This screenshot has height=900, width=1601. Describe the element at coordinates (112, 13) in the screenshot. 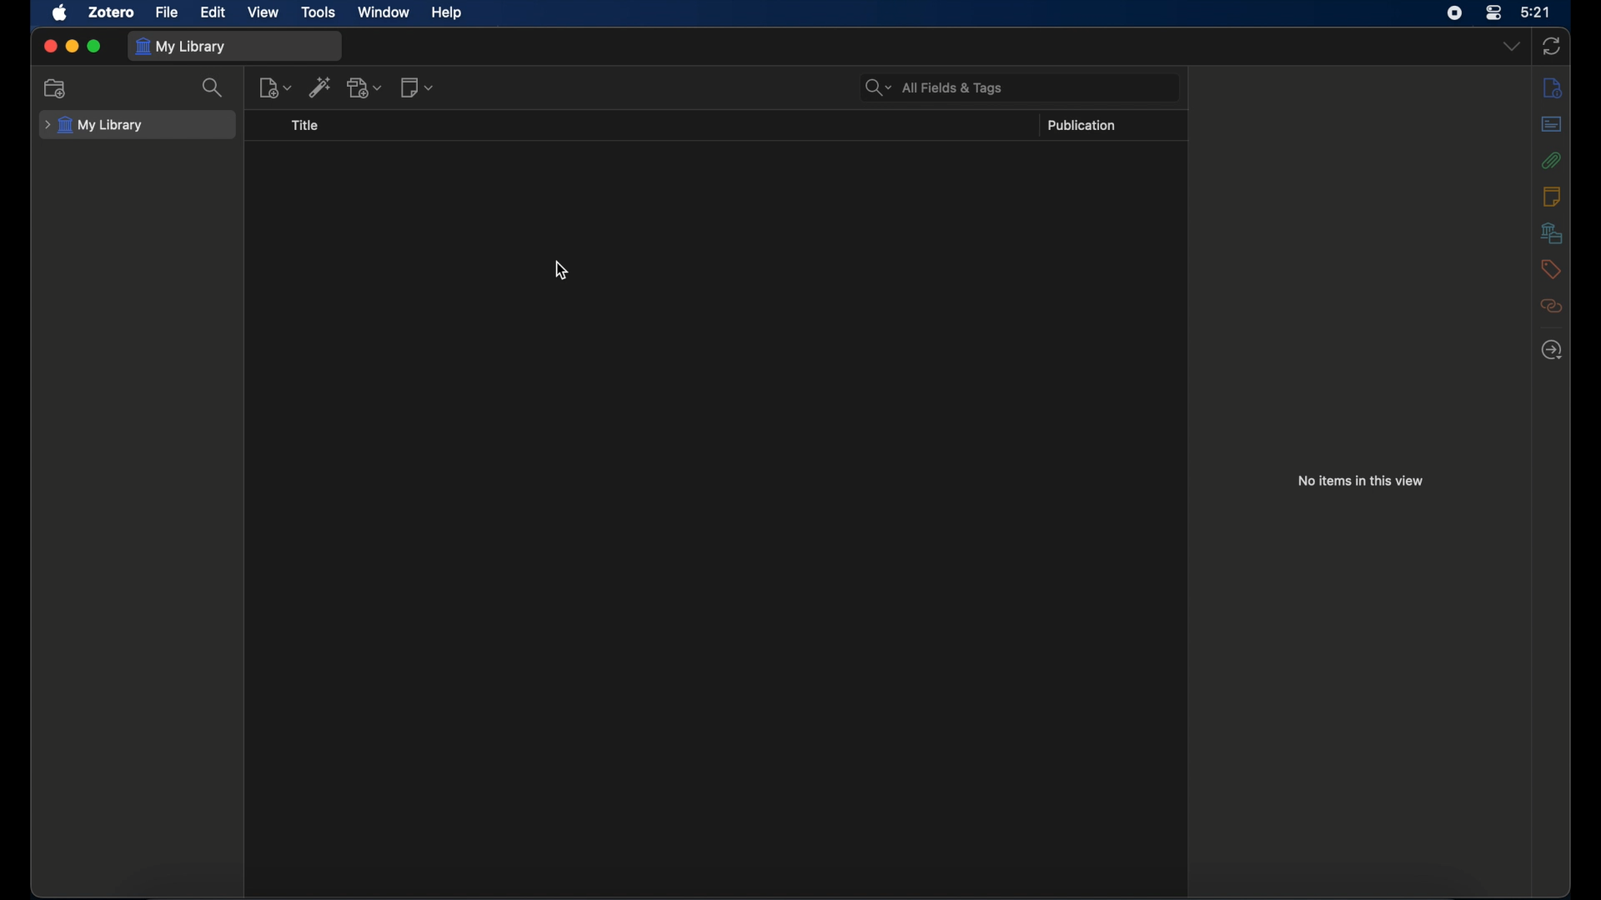

I see `zotero` at that location.